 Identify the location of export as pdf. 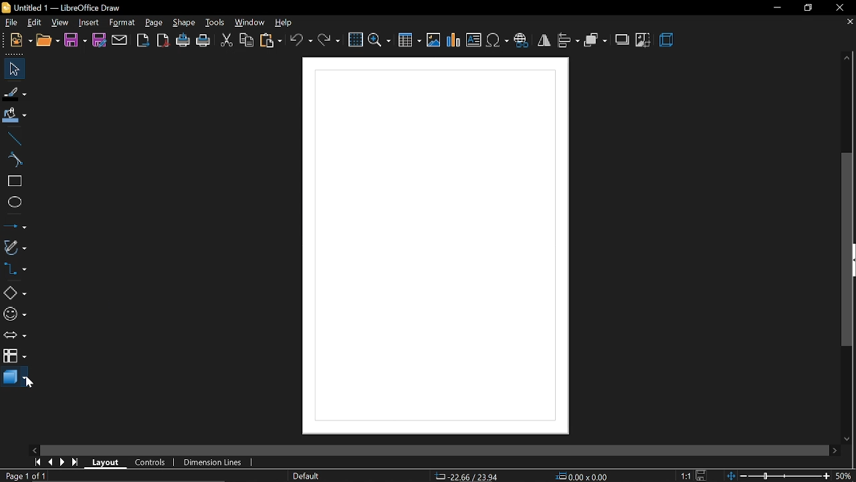
(162, 41).